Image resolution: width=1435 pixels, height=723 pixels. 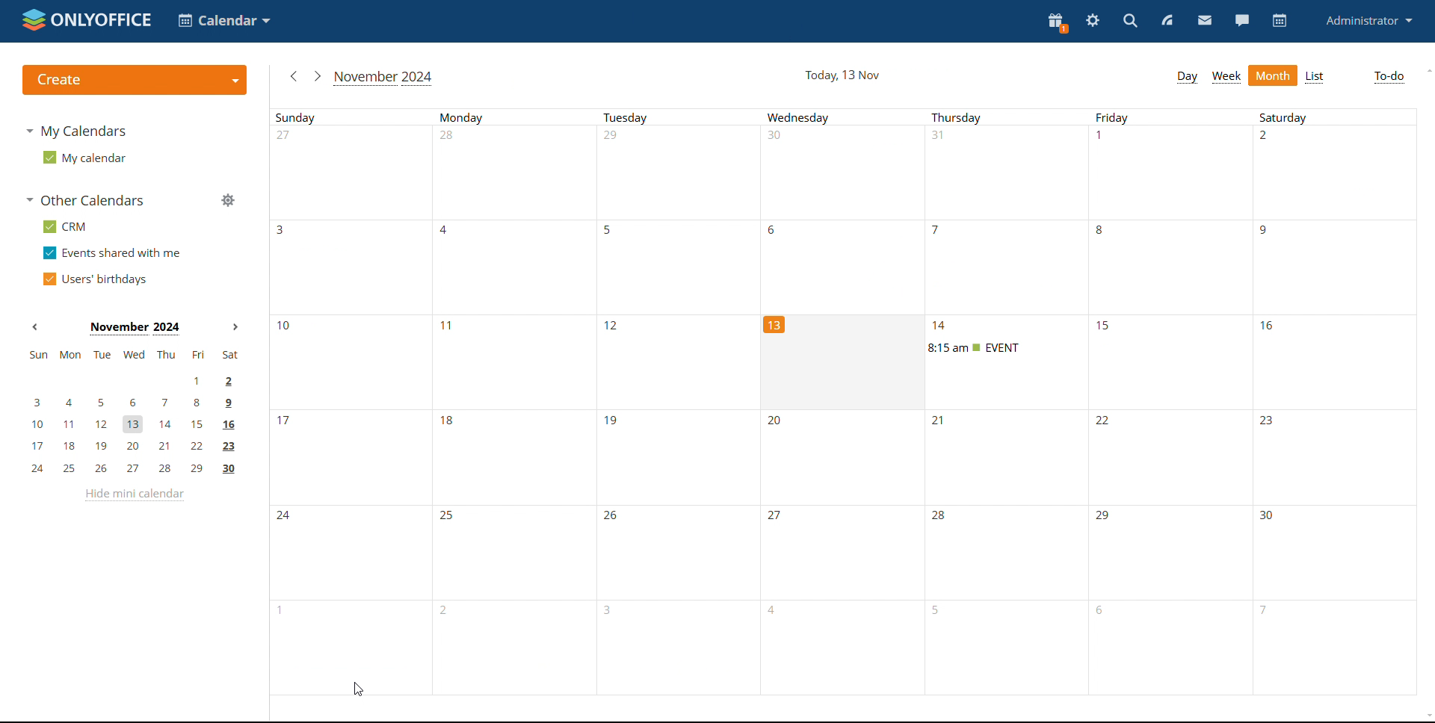 I want to click on crm, so click(x=63, y=227).